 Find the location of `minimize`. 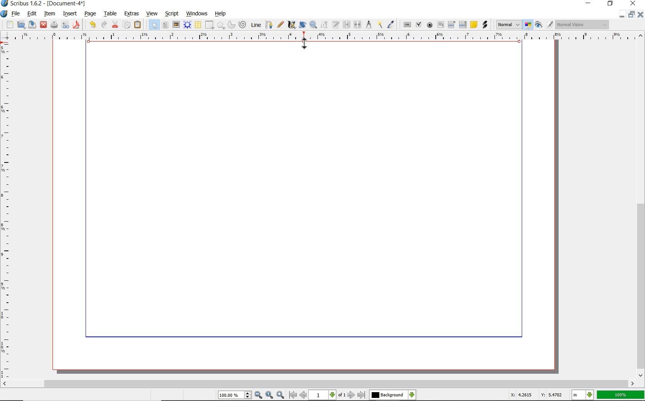

minimize is located at coordinates (589, 3).